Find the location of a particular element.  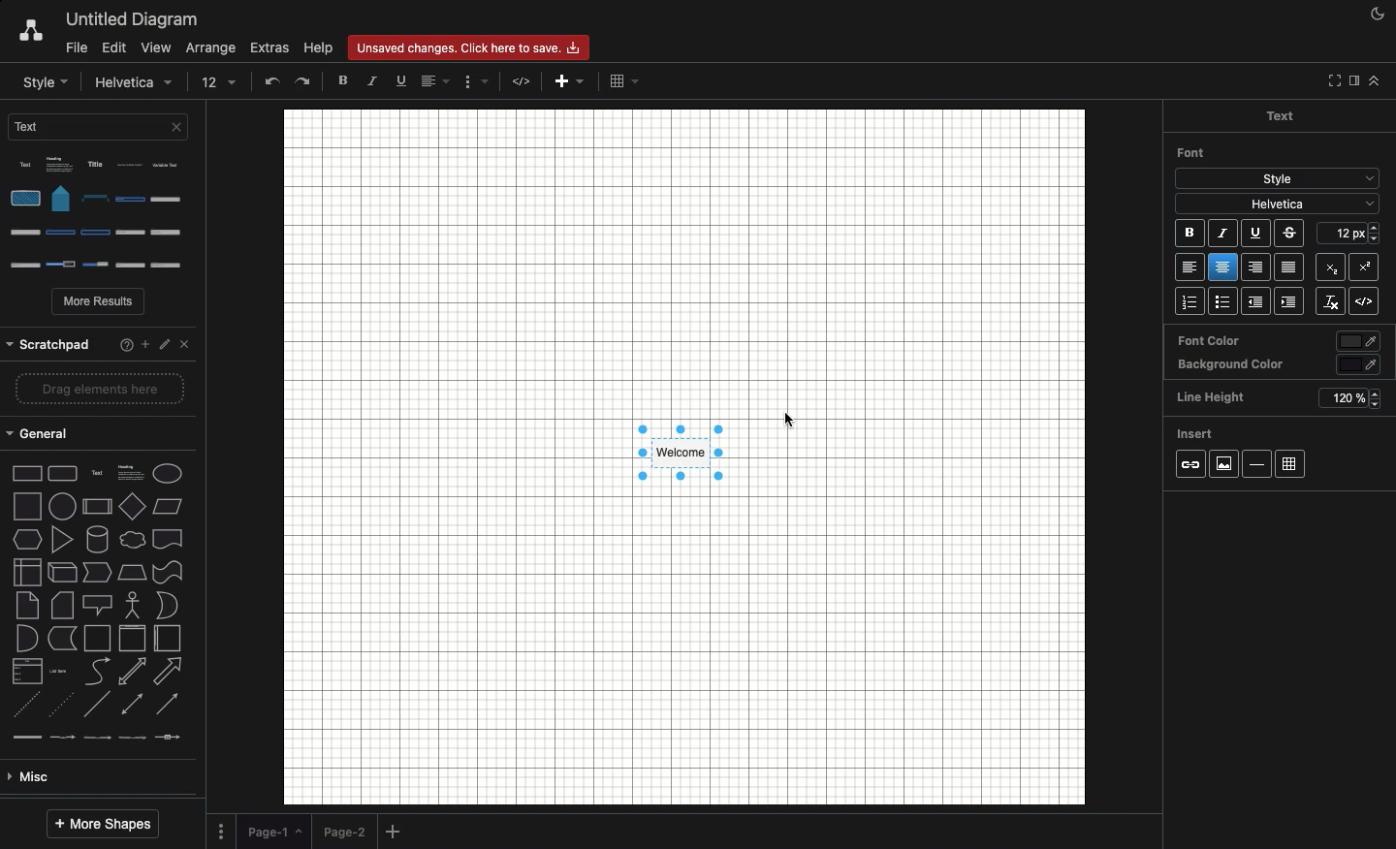

Entity relation is located at coordinates (63, 777).